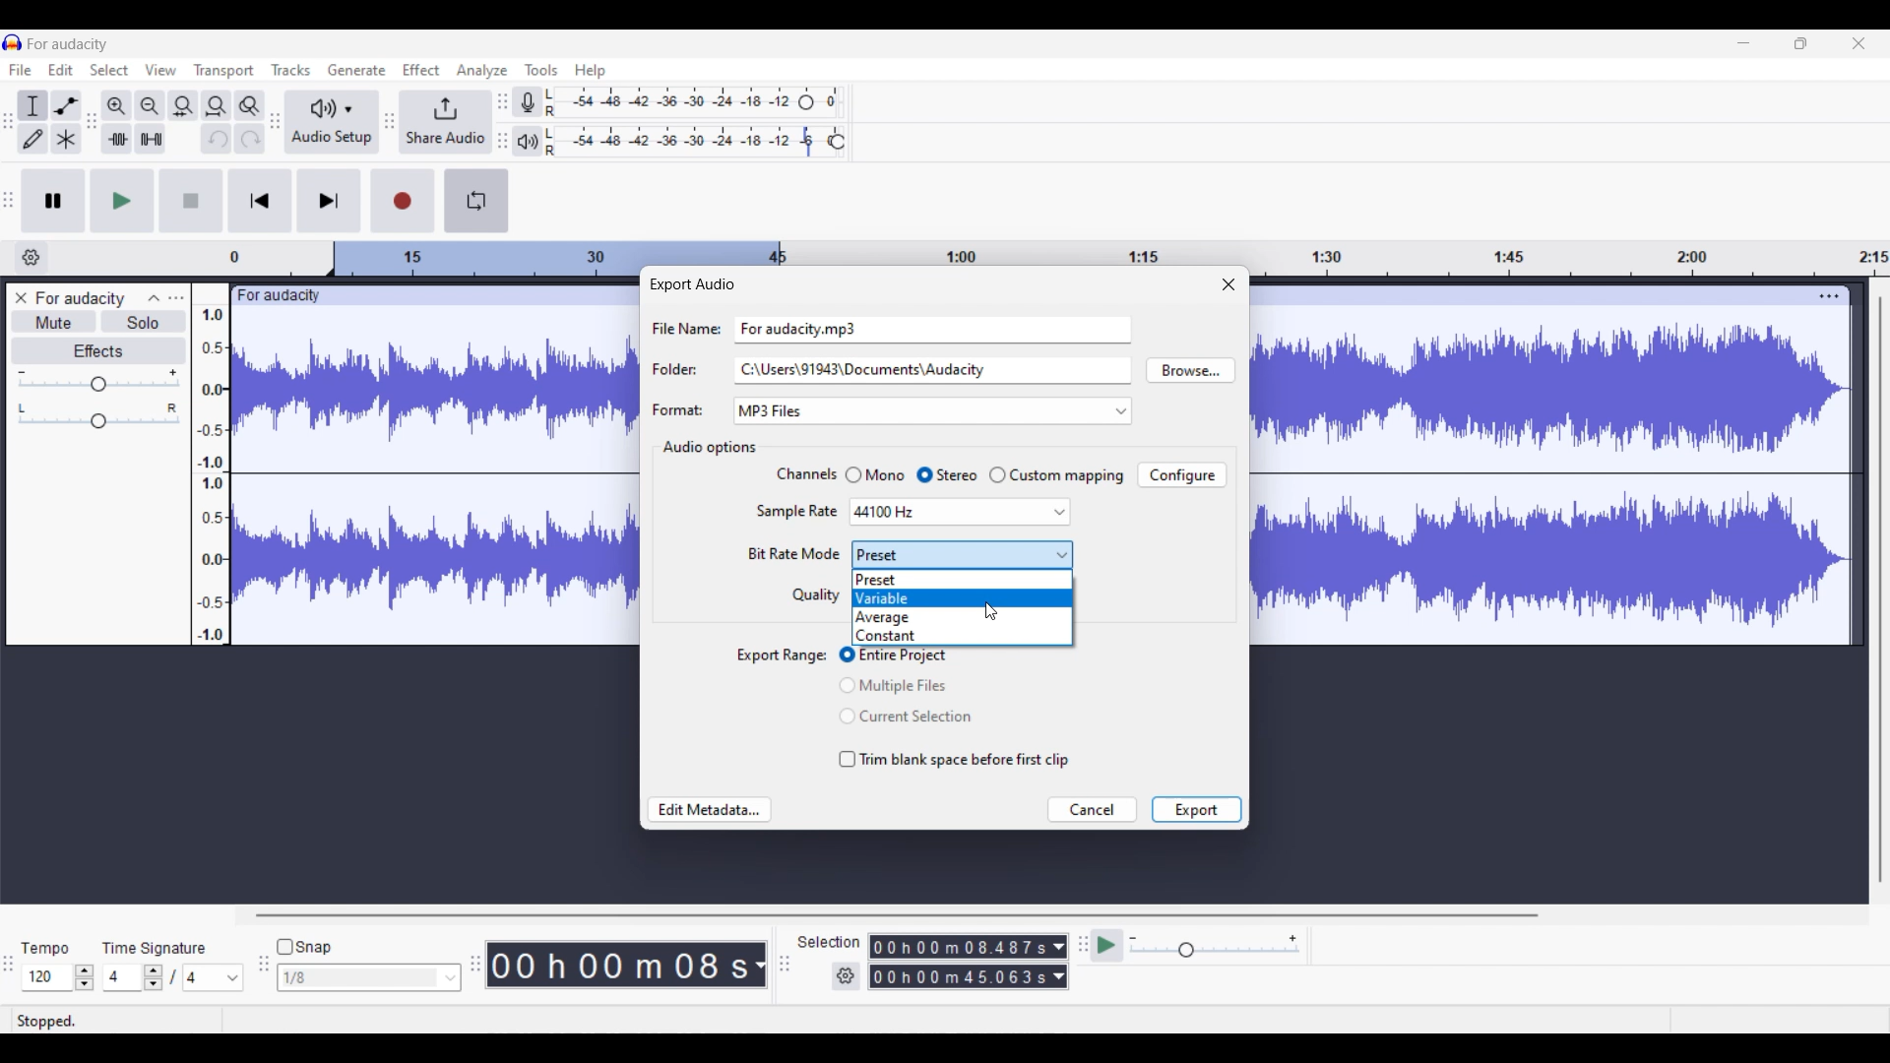  What do you see at coordinates (1829, 295) in the screenshot?
I see `Track settings` at bounding box center [1829, 295].